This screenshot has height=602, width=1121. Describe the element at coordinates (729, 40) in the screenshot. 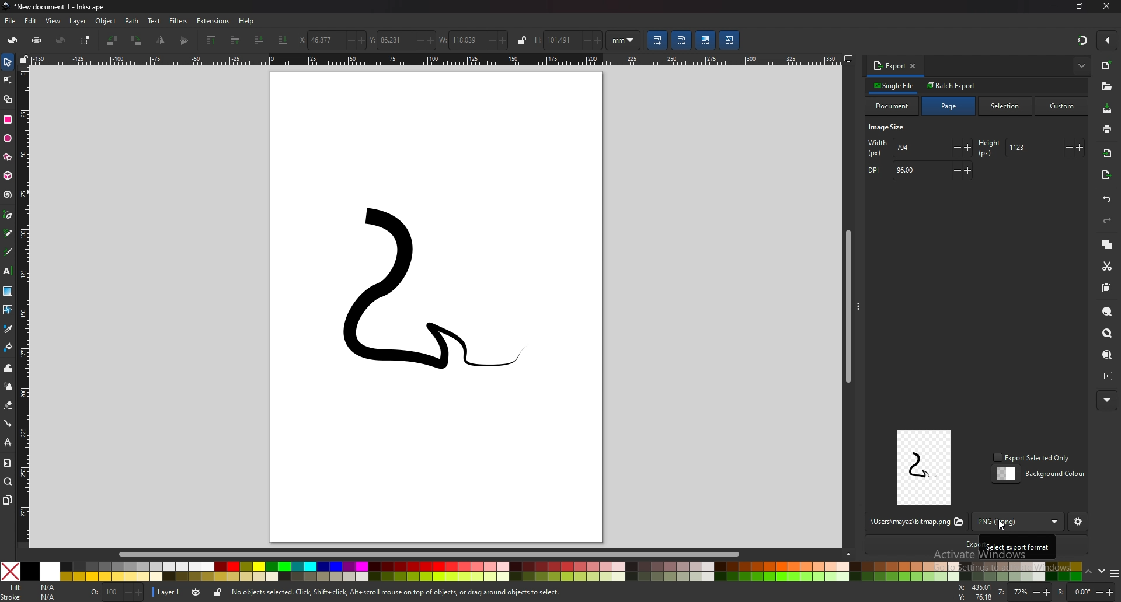

I see `move patterns` at that location.